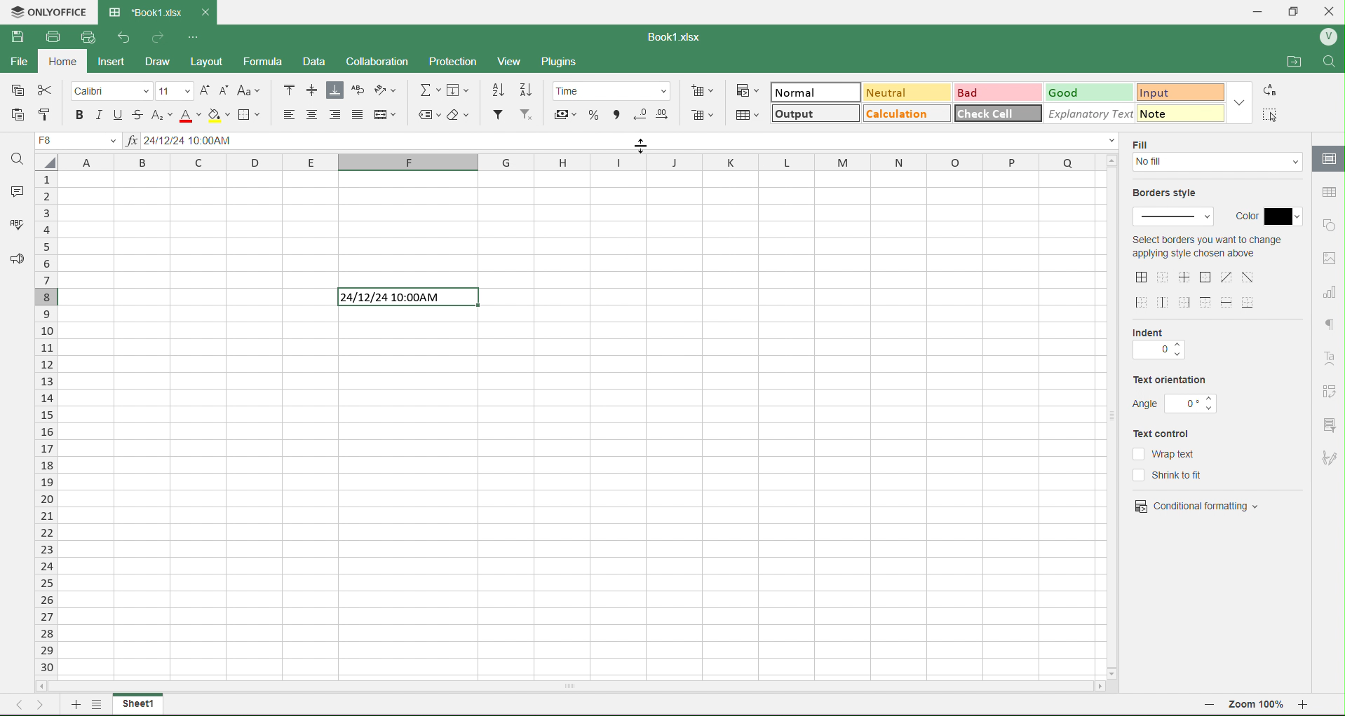 The image size is (1345, 716). What do you see at coordinates (527, 116) in the screenshot?
I see `Clear Filter` at bounding box center [527, 116].